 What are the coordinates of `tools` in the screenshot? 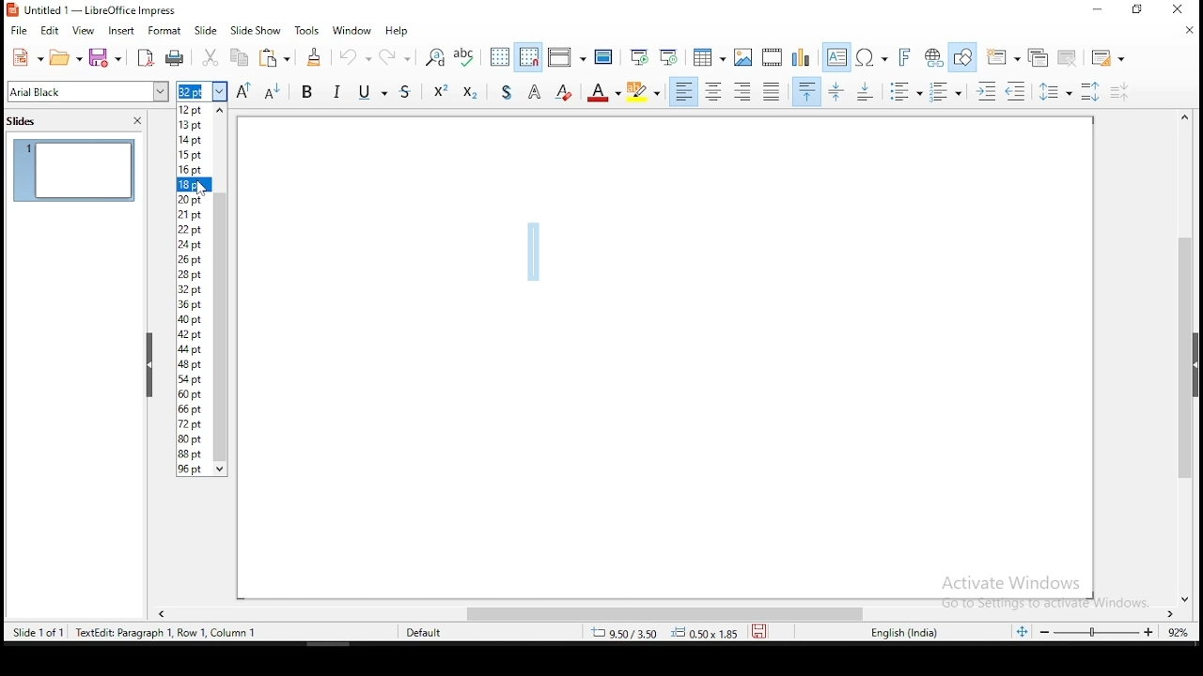 It's located at (308, 29).